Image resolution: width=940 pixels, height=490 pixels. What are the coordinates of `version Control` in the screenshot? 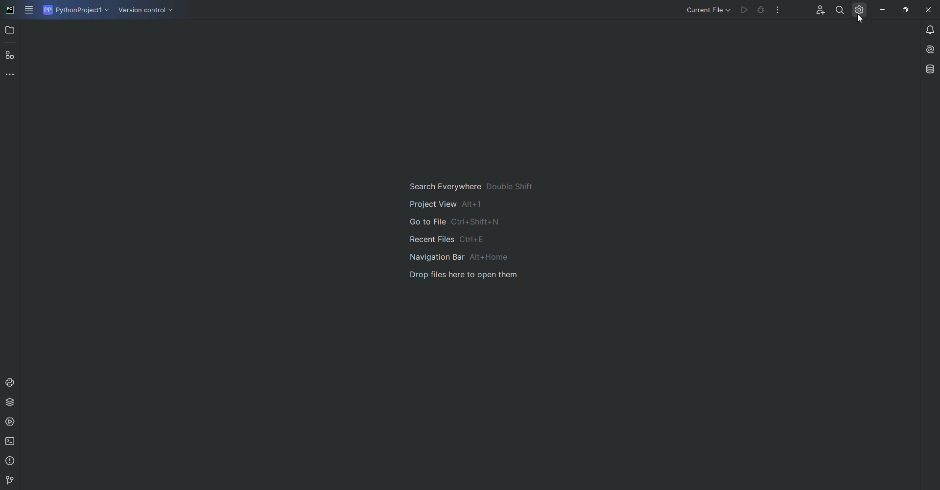 It's located at (8, 481).